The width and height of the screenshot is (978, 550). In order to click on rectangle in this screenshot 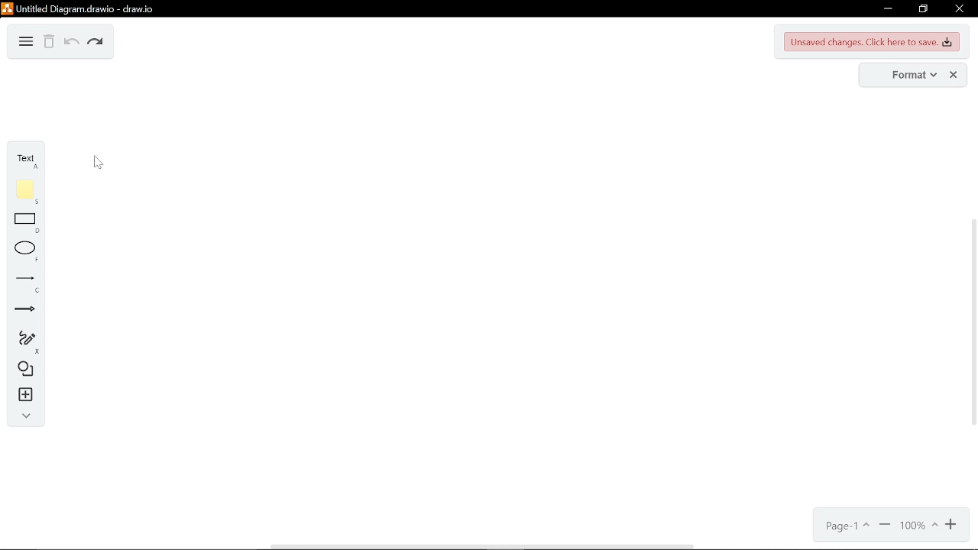, I will do `click(27, 225)`.